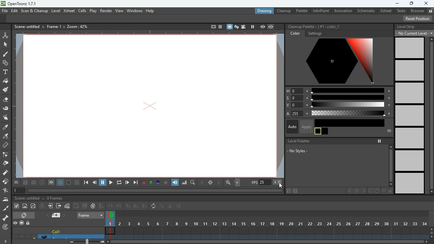 The image size is (434, 244). What do you see at coordinates (6, 241) in the screenshot?
I see `more` at bounding box center [6, 241].